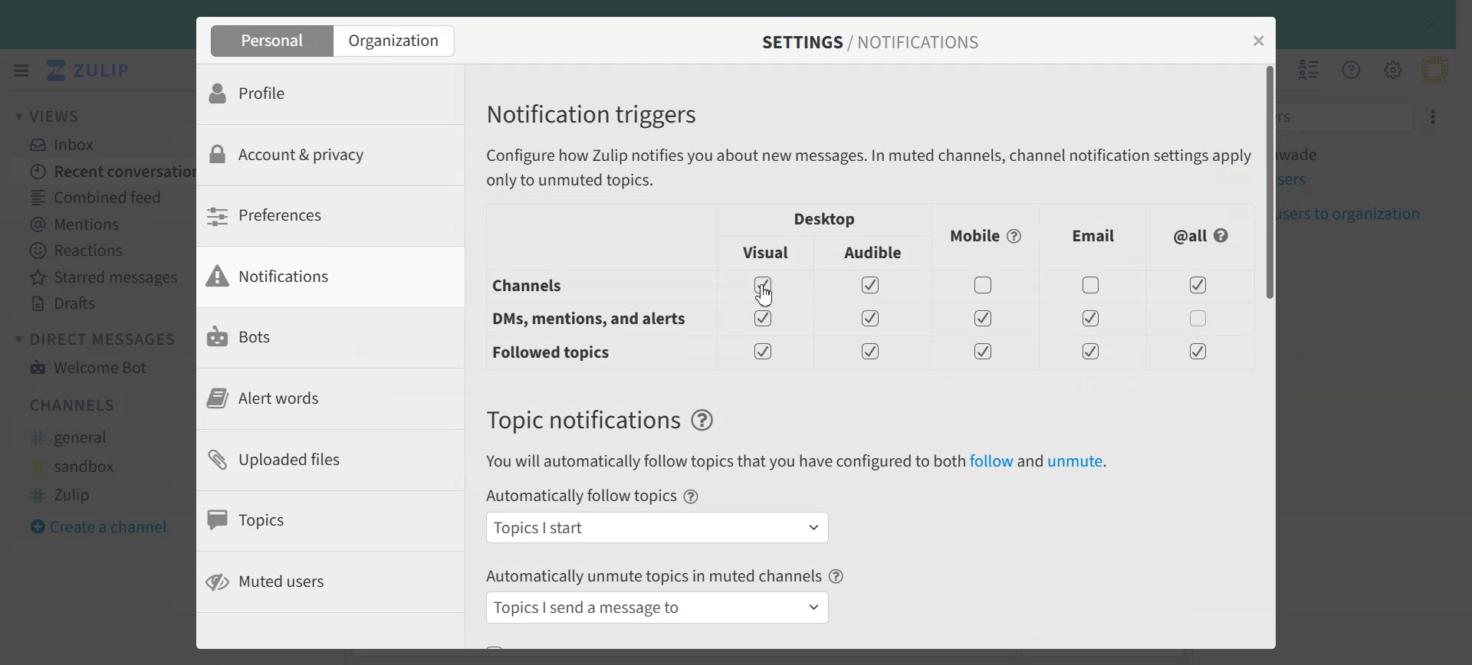 The image size is (1472, 665). What do you see at coordinates (312, 94) in the screenshot?
I see `Profile` at bounding box center [312, 94].